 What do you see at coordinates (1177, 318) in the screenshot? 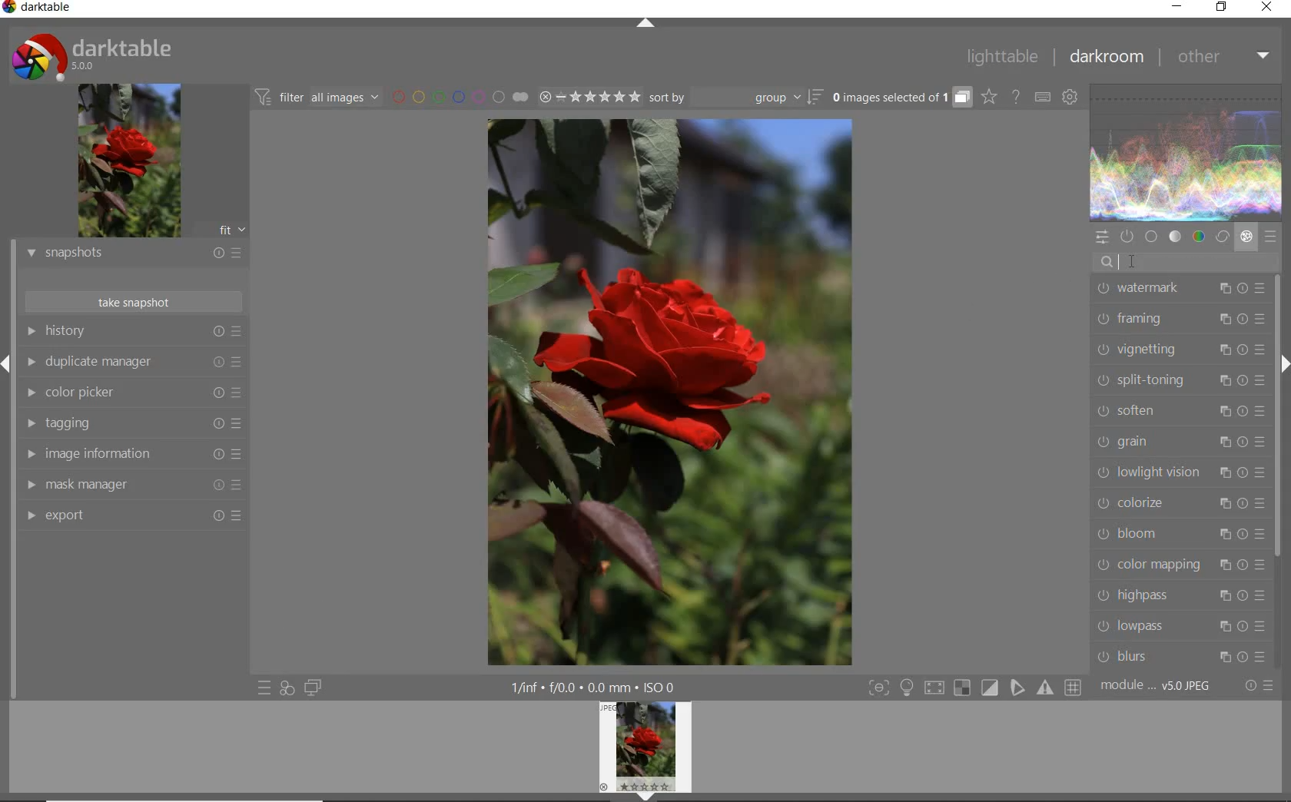
I see `framing` at bounding box center [1177, 318].